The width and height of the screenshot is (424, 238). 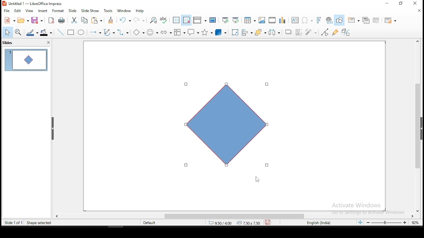 What do you see at coordinates (152, 222) in the screenshot?
I see `default` at bounding box center [152, 222].